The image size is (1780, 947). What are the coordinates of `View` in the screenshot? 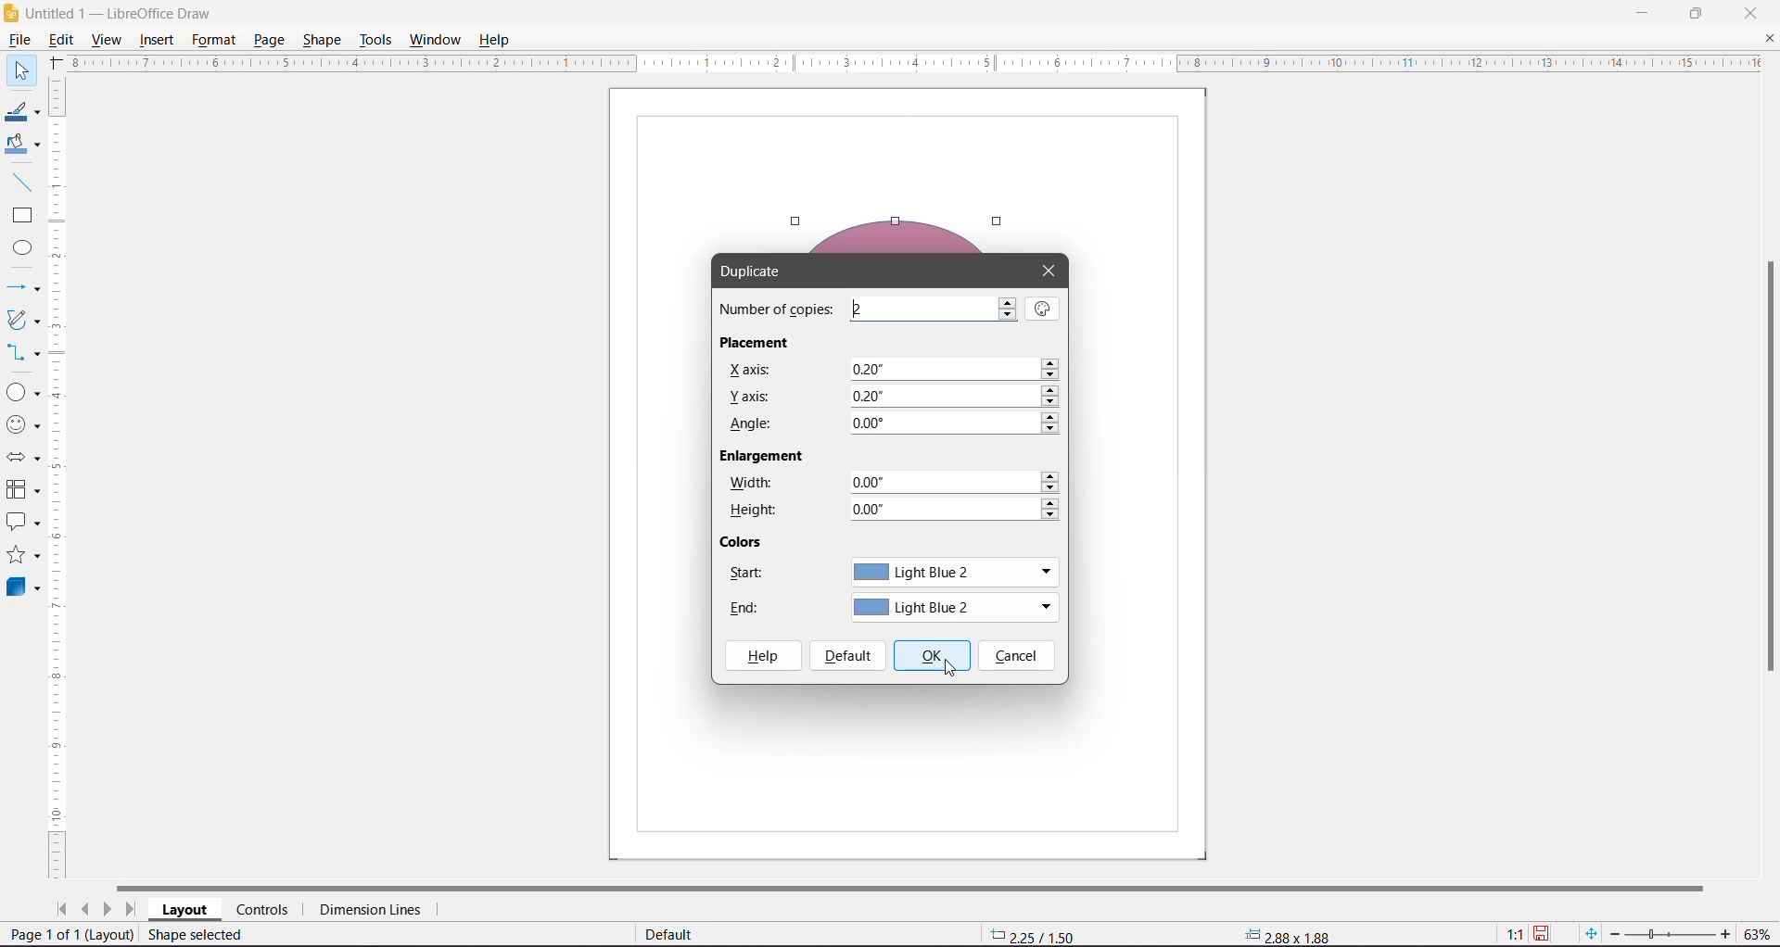 It's located at (108, 39).